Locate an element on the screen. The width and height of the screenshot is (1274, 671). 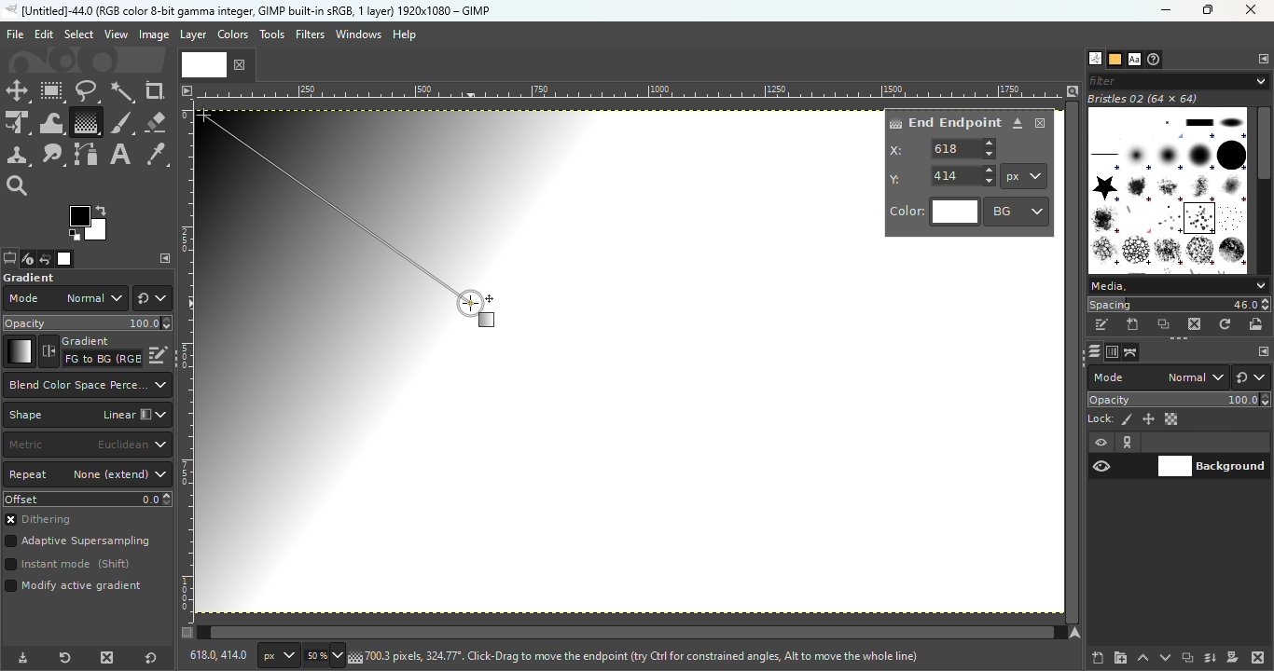
Paint brush tool is located at coordinates (121, 121).